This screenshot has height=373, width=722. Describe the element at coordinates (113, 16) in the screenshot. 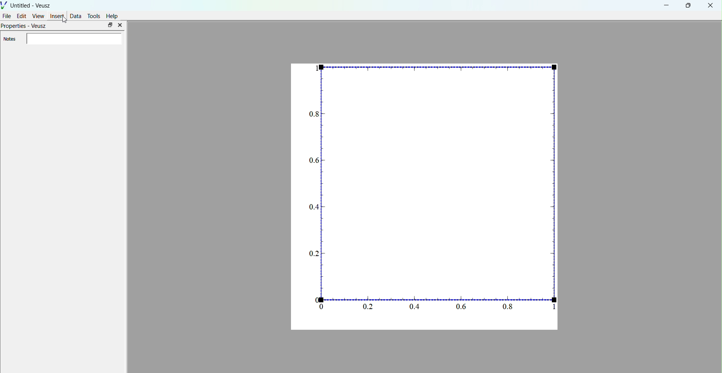

I see `Help` at that location.